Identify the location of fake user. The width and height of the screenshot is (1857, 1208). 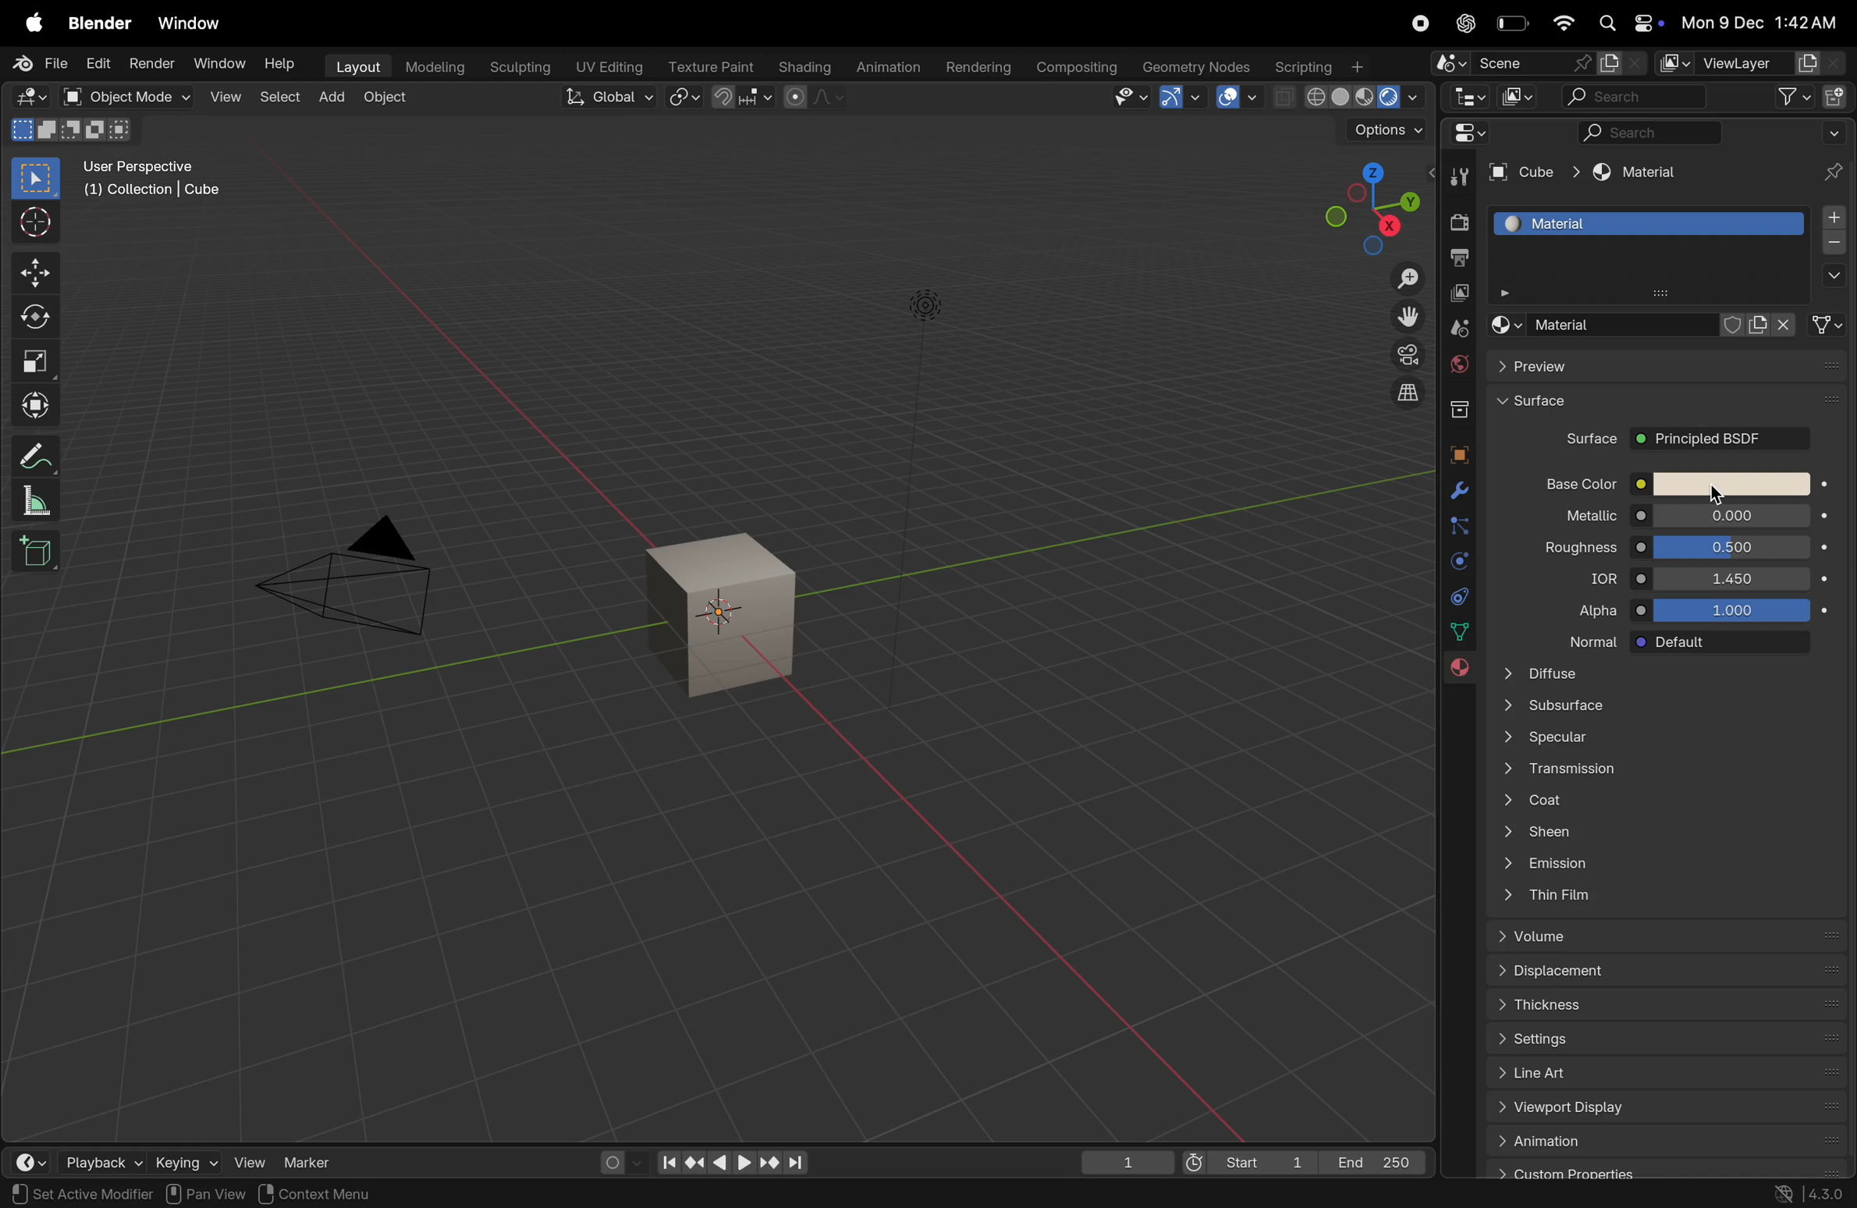
(1735, 325).